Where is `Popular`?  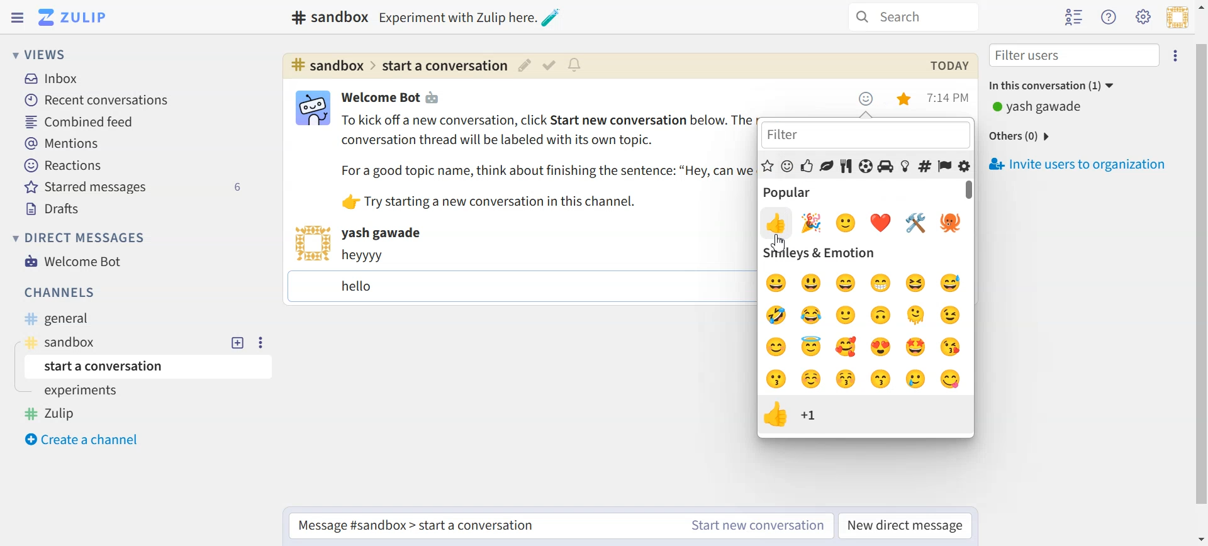 Popular is located at coordinates (767, 167).